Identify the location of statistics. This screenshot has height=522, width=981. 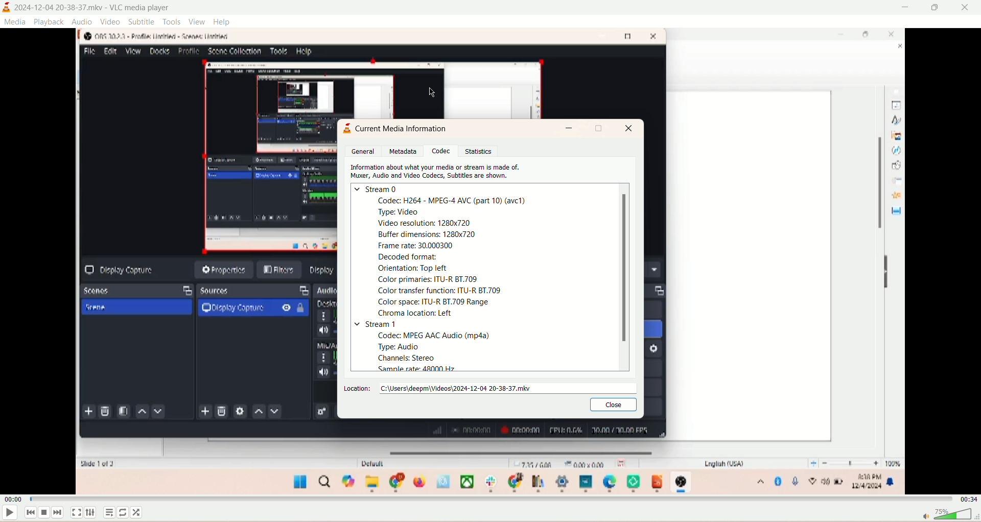
(479, 151).